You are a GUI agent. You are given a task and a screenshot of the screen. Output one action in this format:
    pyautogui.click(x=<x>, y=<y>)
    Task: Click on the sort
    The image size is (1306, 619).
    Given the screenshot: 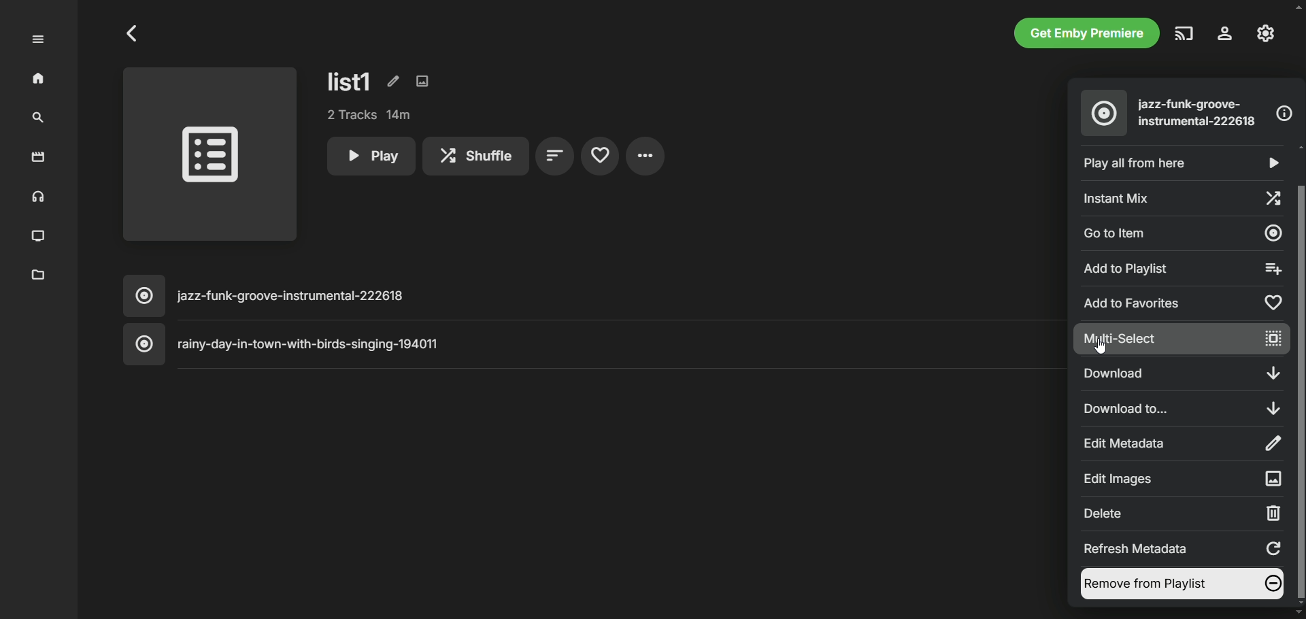 What is the action you would take?
    pyautogui.click(x=555, y=156)
    